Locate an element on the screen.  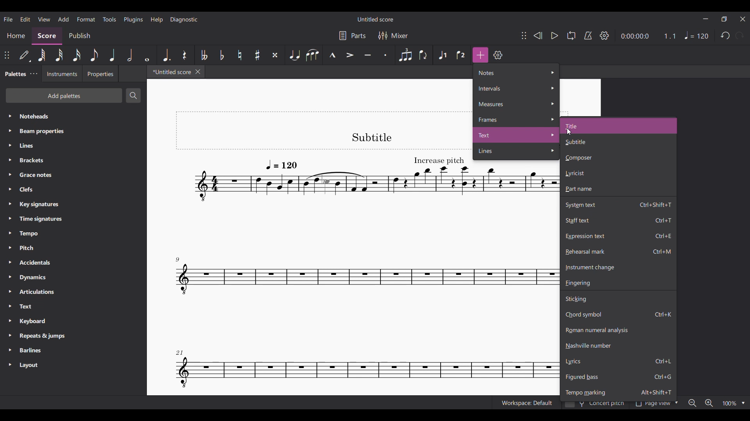
Half note is located at coordinates (130, 55).